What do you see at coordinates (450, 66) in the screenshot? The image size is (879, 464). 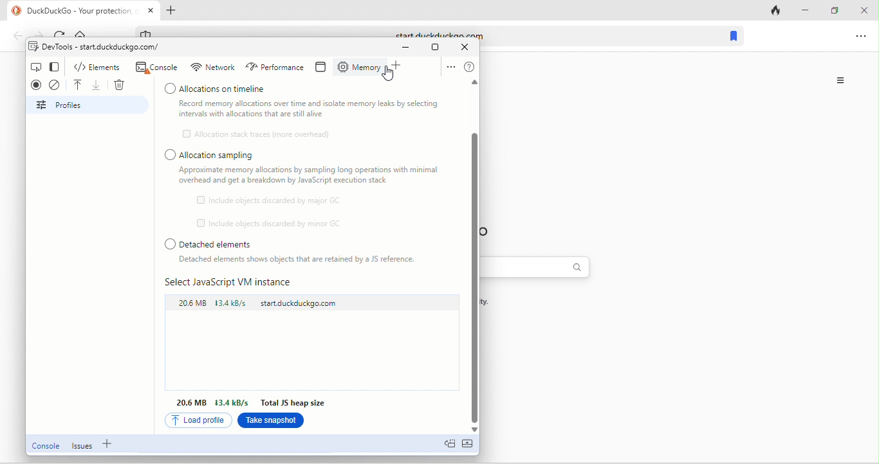 I see `option` at bounding box center [450, 66].